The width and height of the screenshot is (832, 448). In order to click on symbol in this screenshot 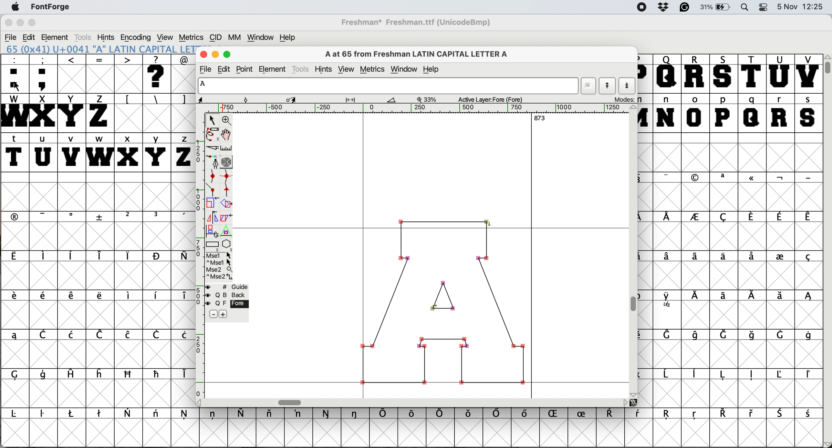, I will do `click(809, 375)`.